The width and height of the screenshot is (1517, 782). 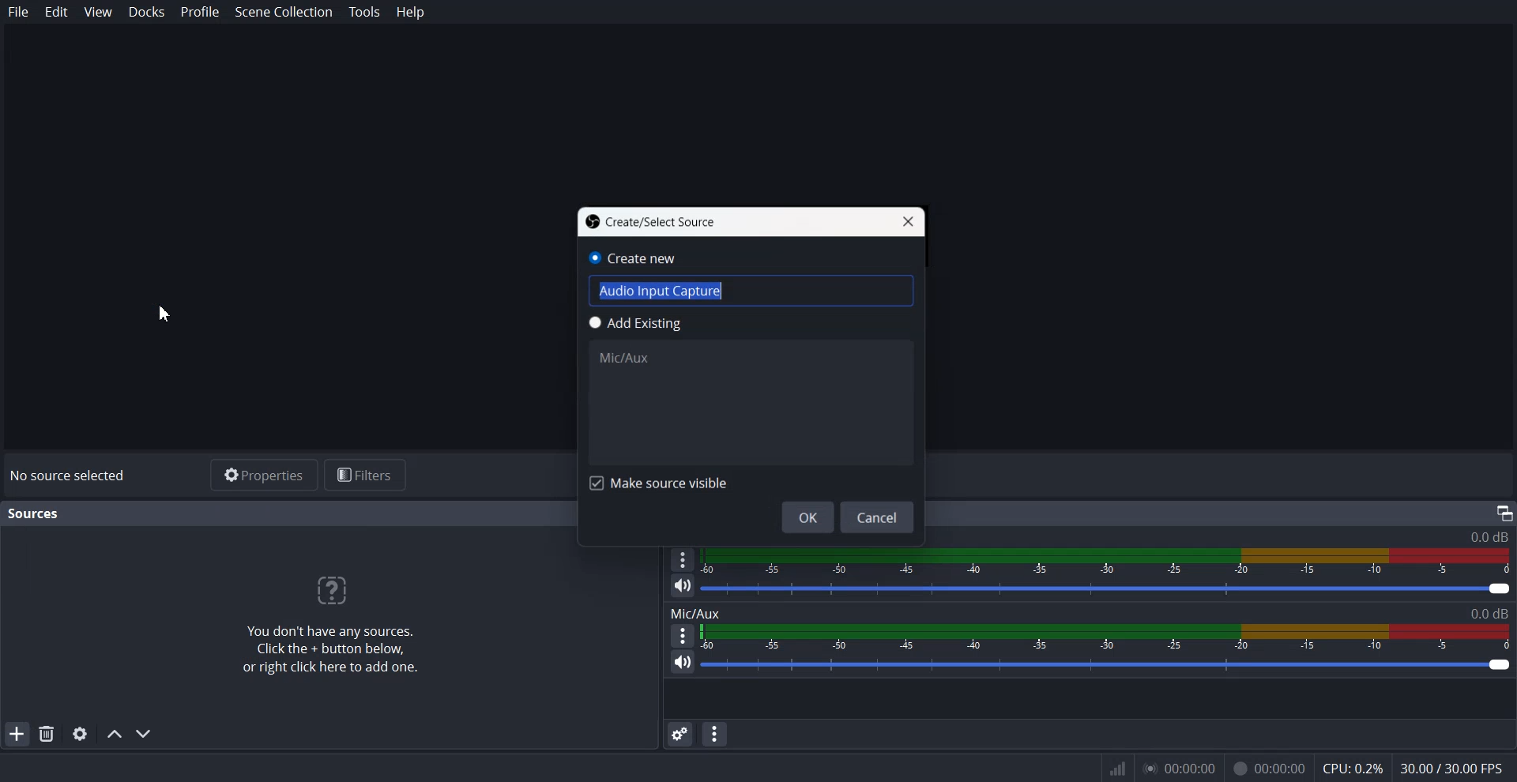 I want to click on Make Source visible, so click(x=653, y=483).